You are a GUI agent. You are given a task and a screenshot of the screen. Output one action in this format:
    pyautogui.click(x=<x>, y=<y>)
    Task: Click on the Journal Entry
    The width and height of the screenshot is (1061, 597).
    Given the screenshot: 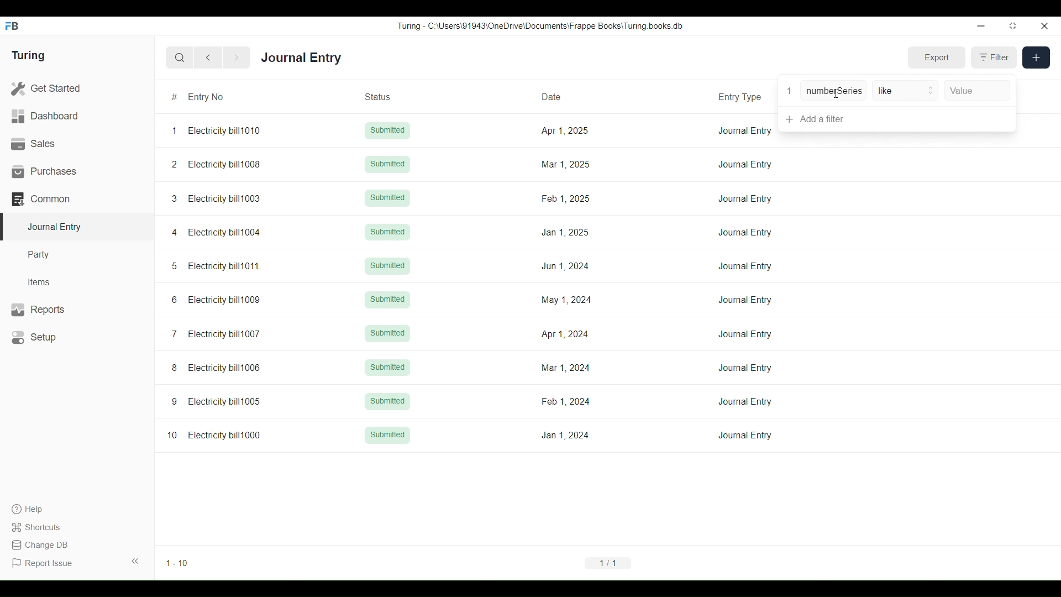 What is the action you would take?
    pyautogui.click(x=746, y=198)
    